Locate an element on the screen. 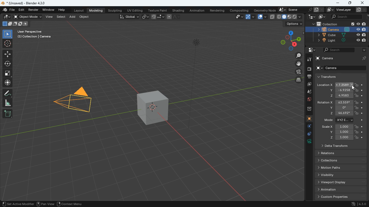  camera is located at coordinates (76, 103).